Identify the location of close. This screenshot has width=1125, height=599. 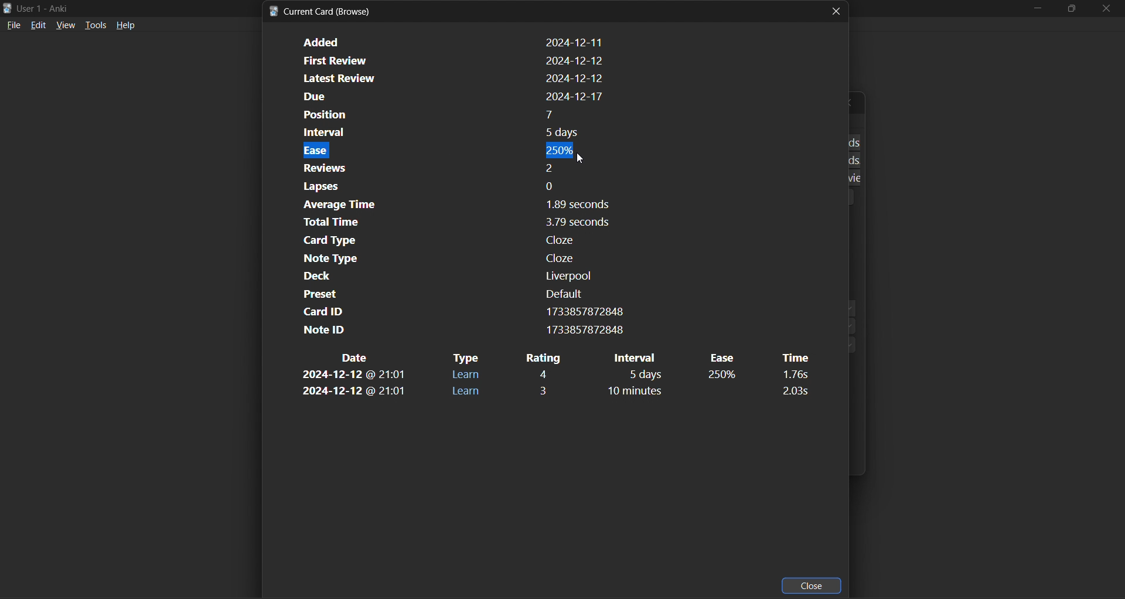
(813, 585).